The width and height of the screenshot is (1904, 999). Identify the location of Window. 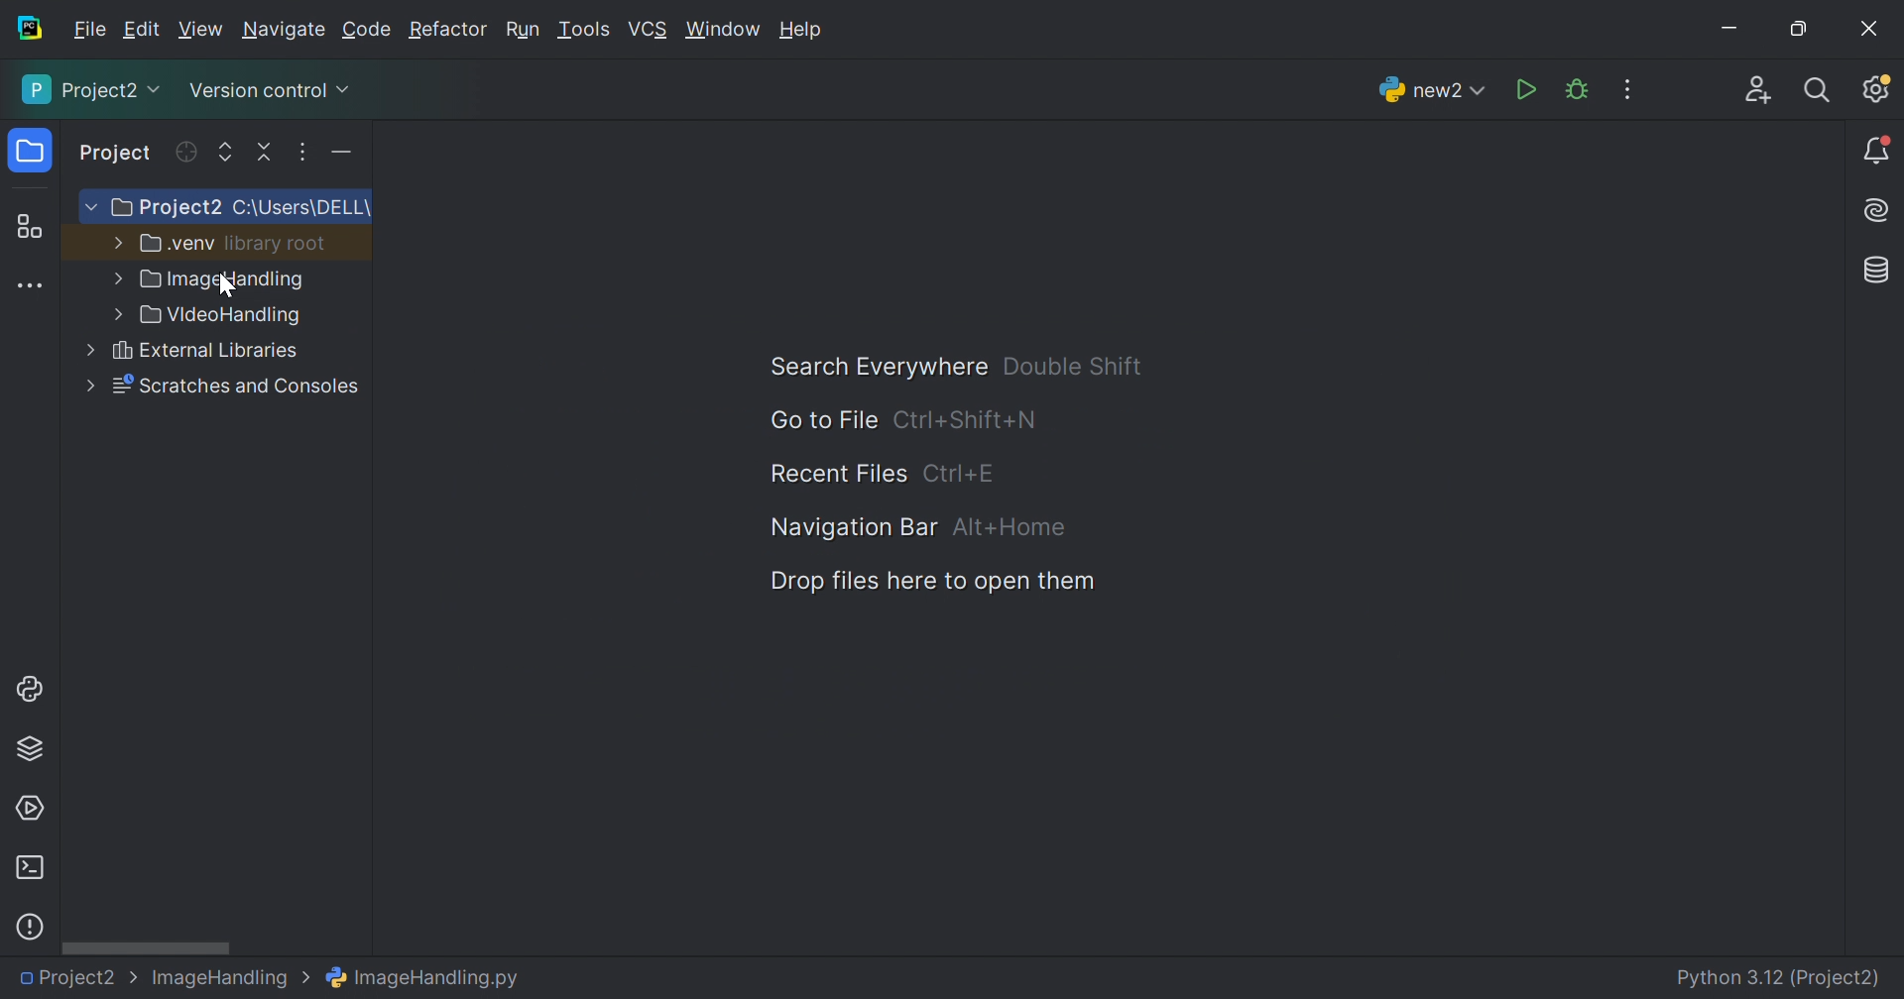
(724, 32).